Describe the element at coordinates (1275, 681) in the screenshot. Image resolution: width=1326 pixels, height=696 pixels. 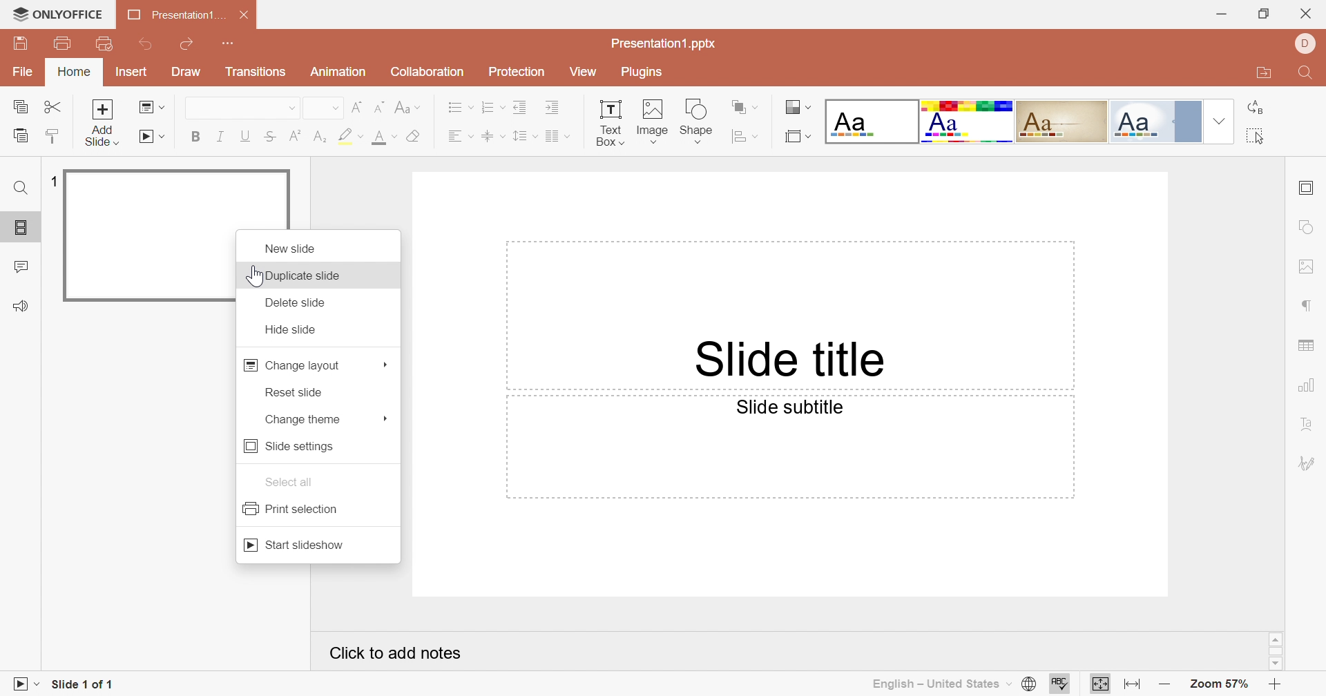
I see `Zoom in` at that location.